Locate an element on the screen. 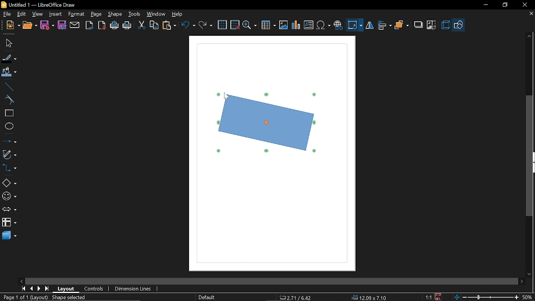 The height and width of the screenshot is (301, 535). close is located at coordinates (524, 5).